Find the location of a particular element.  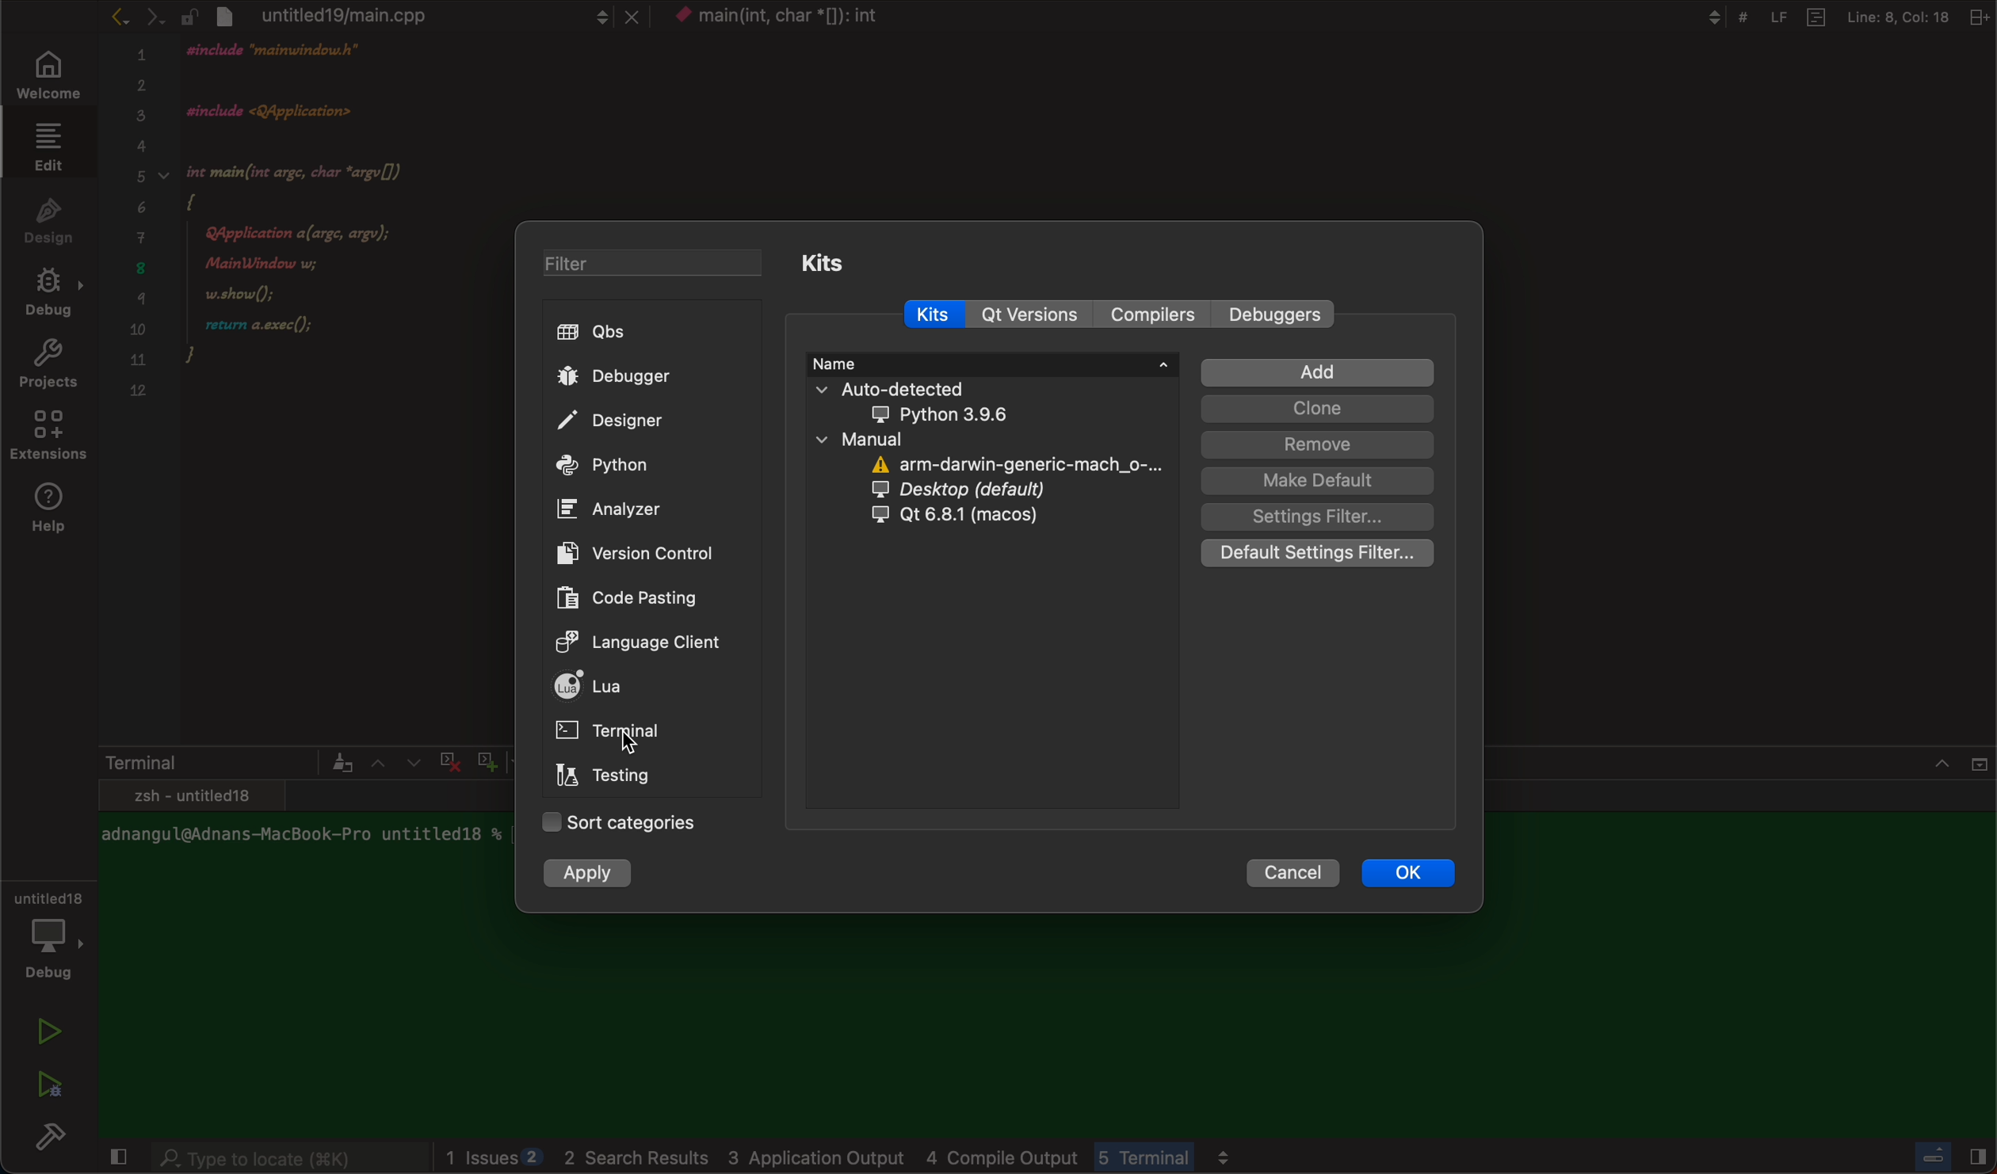

categories is located at coordinates (617, 824).